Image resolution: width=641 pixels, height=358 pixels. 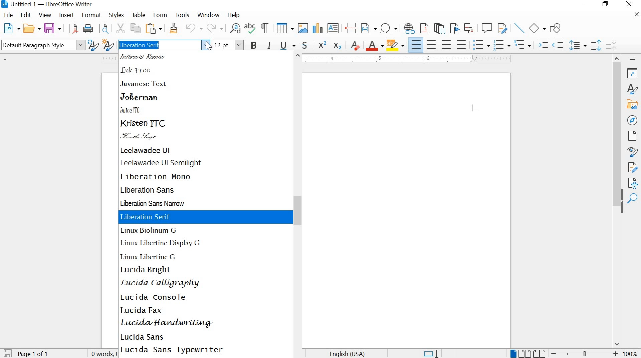 What do you see at coordinates (368, 29) in the screenshot?
I see `INSERT FIELD` at bounding box center [368, 29].